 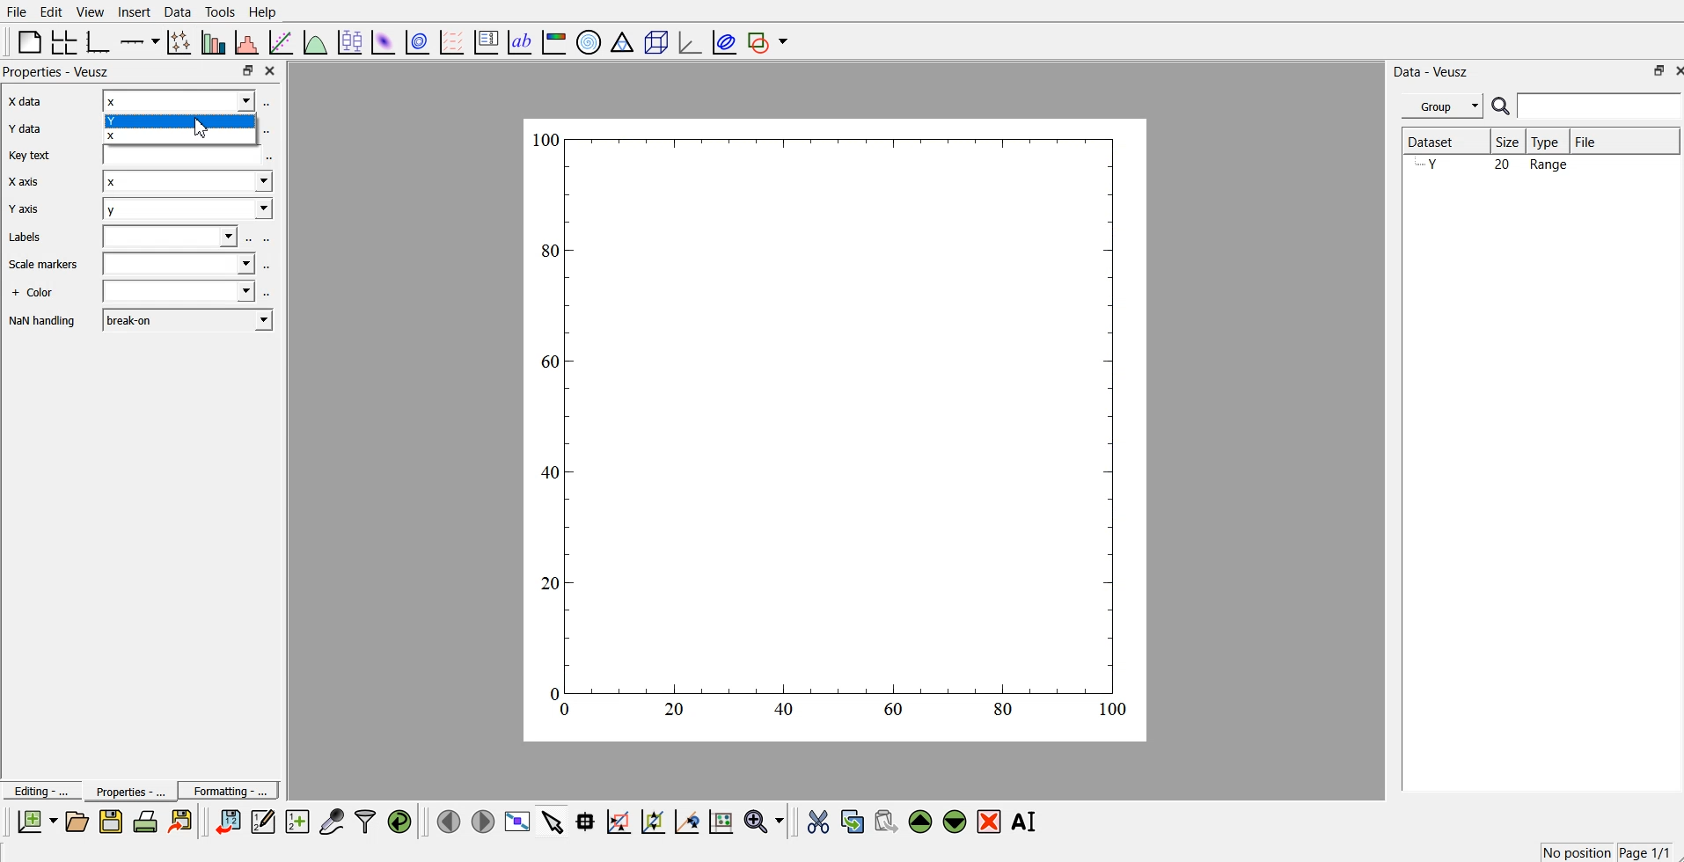 What do you see at coordinates (1587, 106) in the screenshot?
I see `Search` at bounding box center [1587, 106].